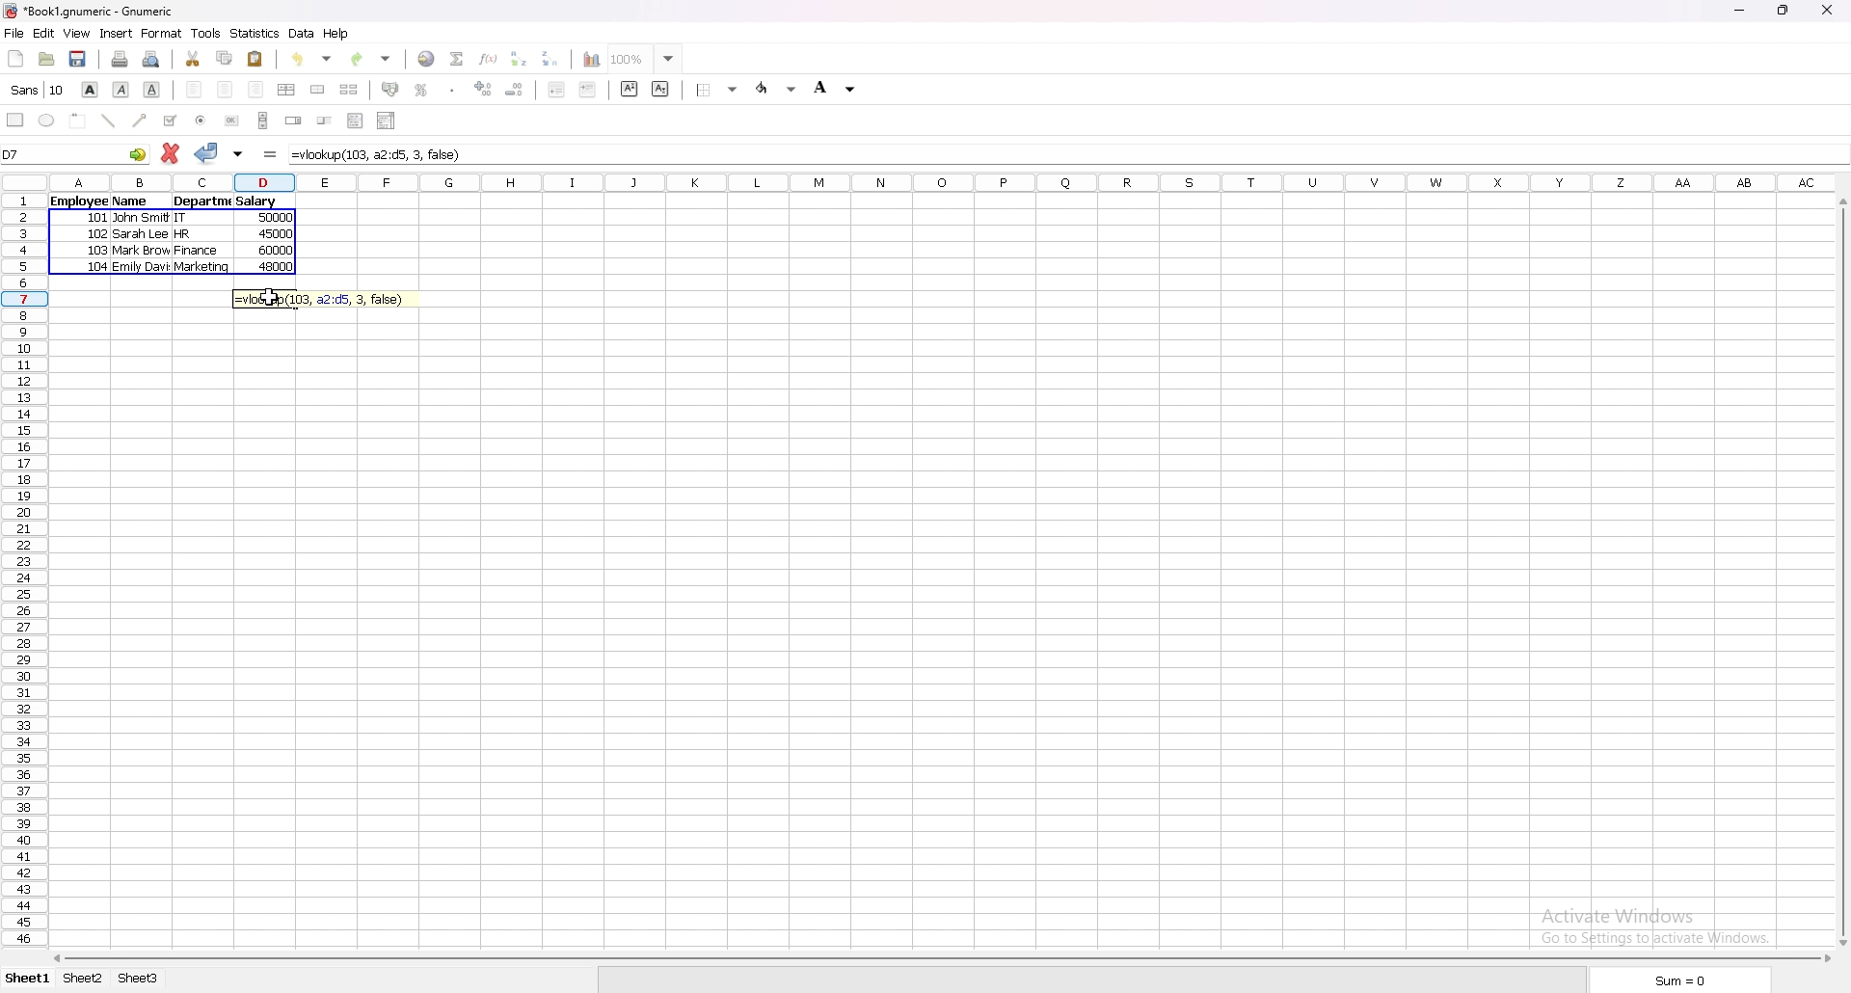 This screenshot has height=993, width=1851. Describe the element at coordinates (520, 58) in the screenshot. I see `sort ascending` at that location.